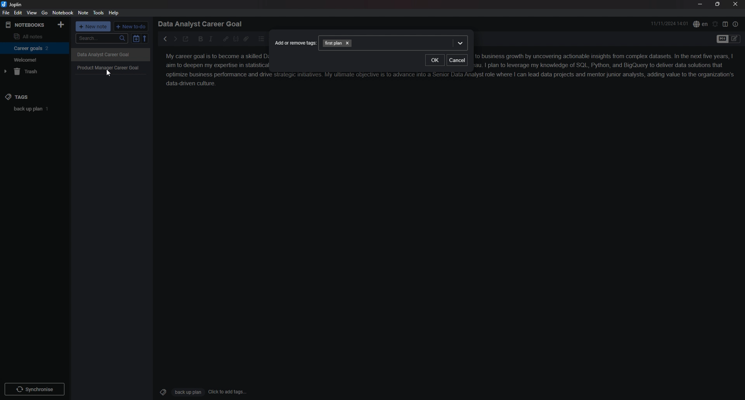  I want to click on note, so click(84, 12).